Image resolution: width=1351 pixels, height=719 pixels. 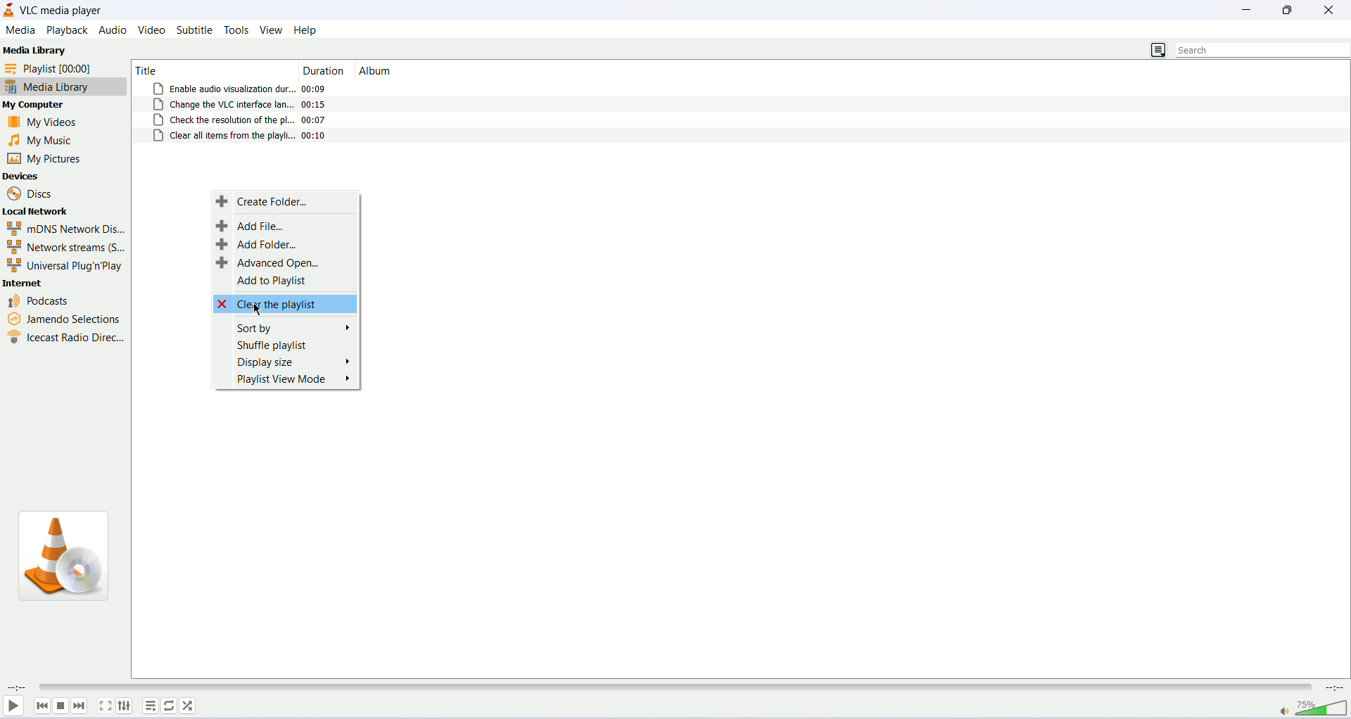 What do you see at coordinates (114, 29) in the screenshot?
I see `audio` at bounding box center [114, 29].